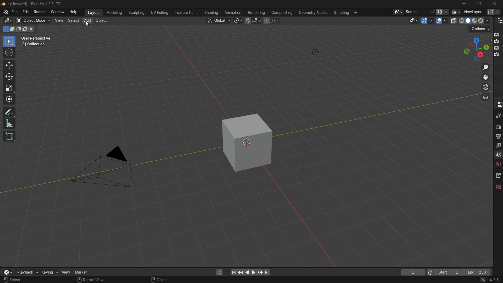 The image size is (503, 283). Describe the element at coordinates (266, 21) in the screenshot. I see `proportional editing object` at that location.